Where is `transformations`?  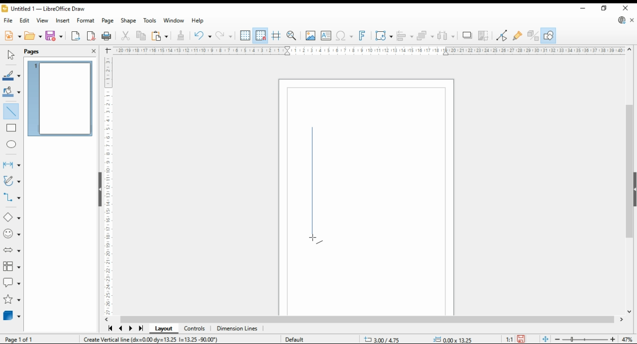
transformations is located at coordinates (384, 36).